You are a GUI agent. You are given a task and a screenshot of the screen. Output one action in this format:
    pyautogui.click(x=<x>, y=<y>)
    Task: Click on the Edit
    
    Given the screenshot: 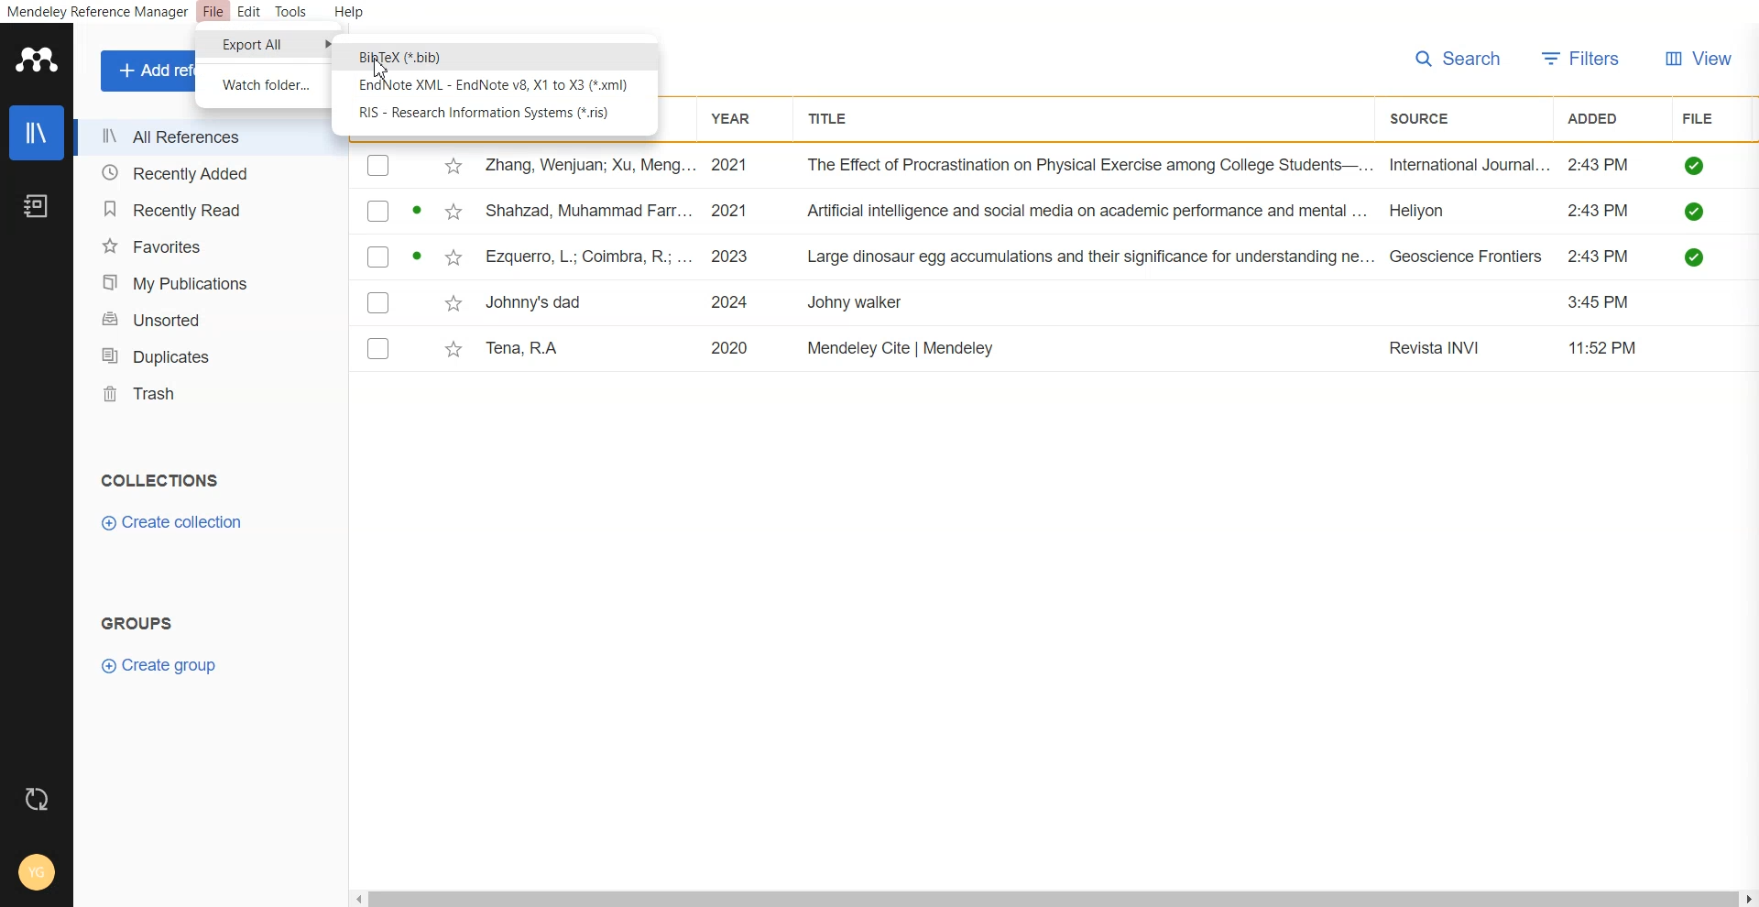 What is the action you would take?
    pyautogui.click(x=248, y=13)
    